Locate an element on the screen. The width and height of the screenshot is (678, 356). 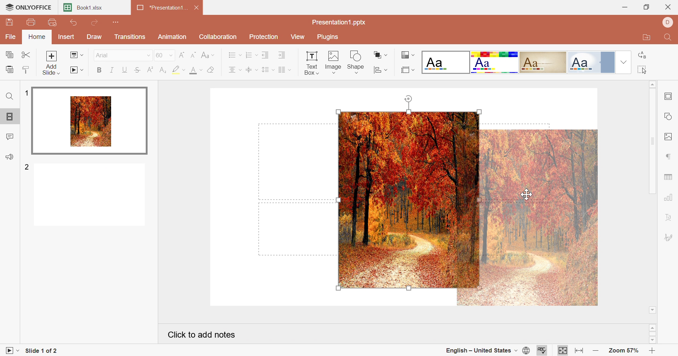
Classic is located at coordinates (544, 62).